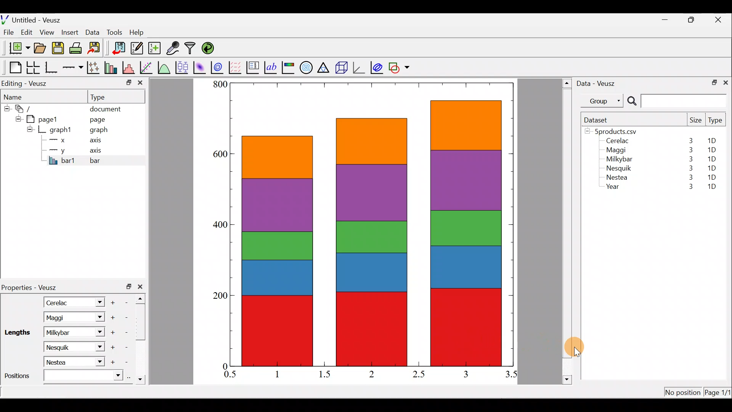  Describe the element at coordinates (690, 140) in the screenshot. I see `3` at that location.